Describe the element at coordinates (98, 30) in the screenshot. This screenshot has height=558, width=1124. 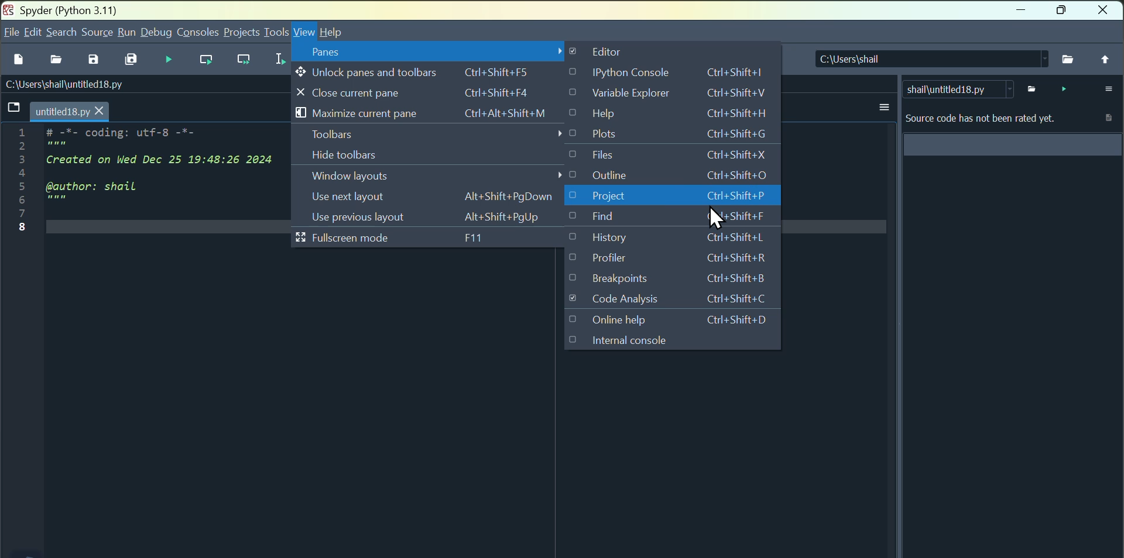
I see `Source` at that location.